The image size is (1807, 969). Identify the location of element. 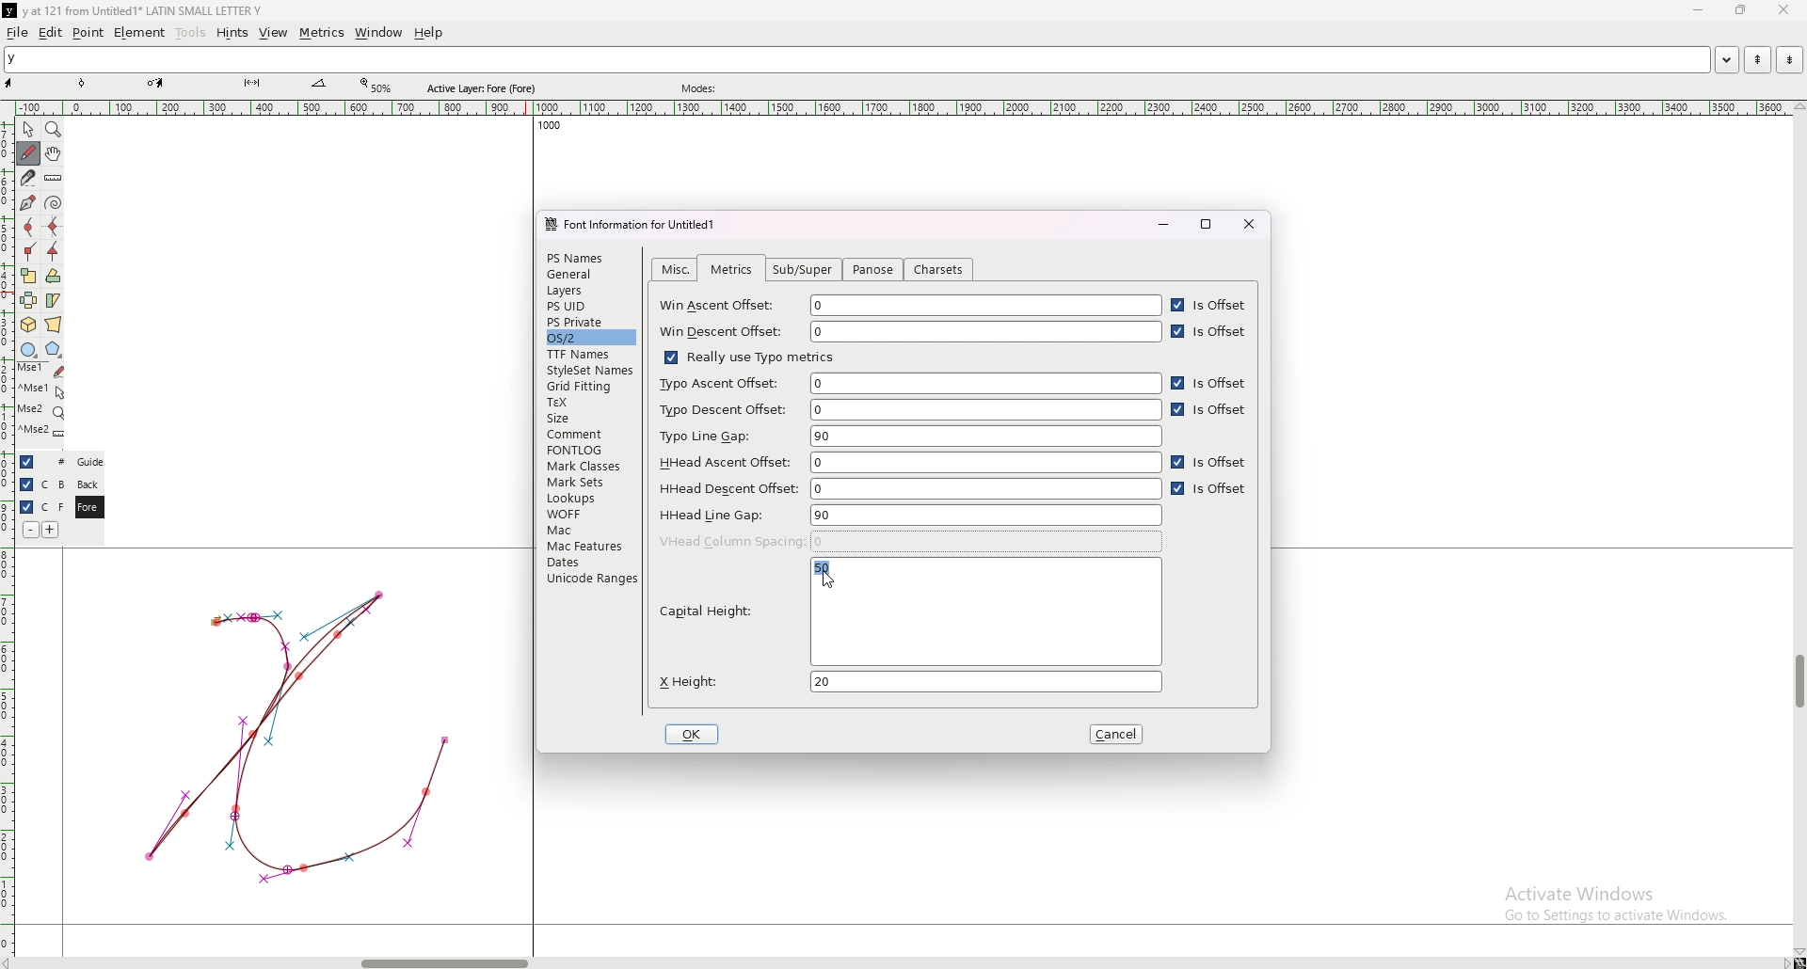
(139, 32).